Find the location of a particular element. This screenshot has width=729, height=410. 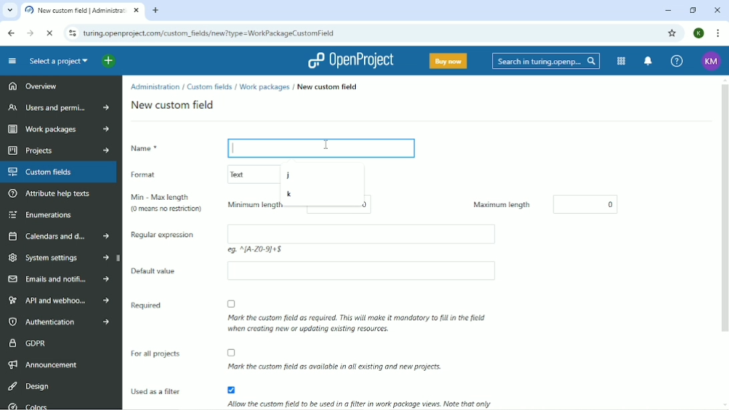

Users and permissions is located at coordinates (59, 108).